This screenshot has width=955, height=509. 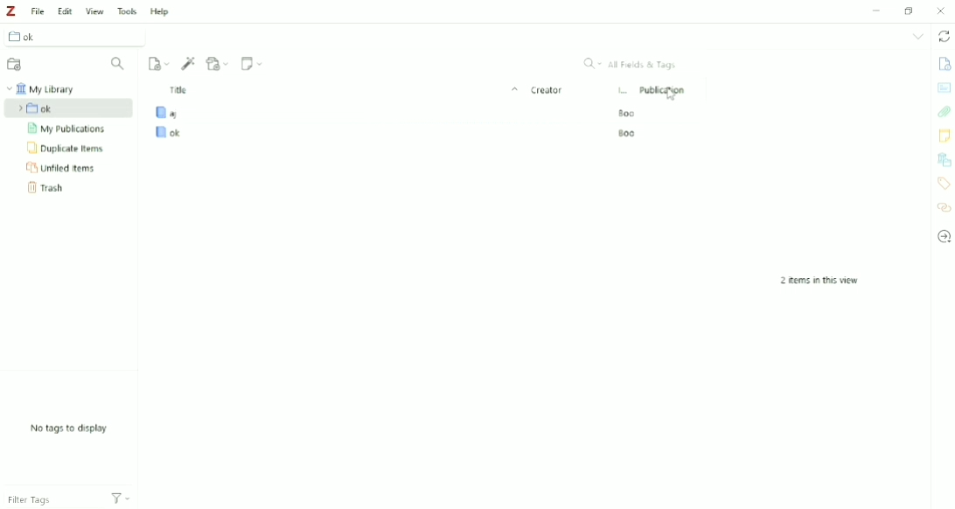 I want to click on Edit, so click(x=66, y=10).